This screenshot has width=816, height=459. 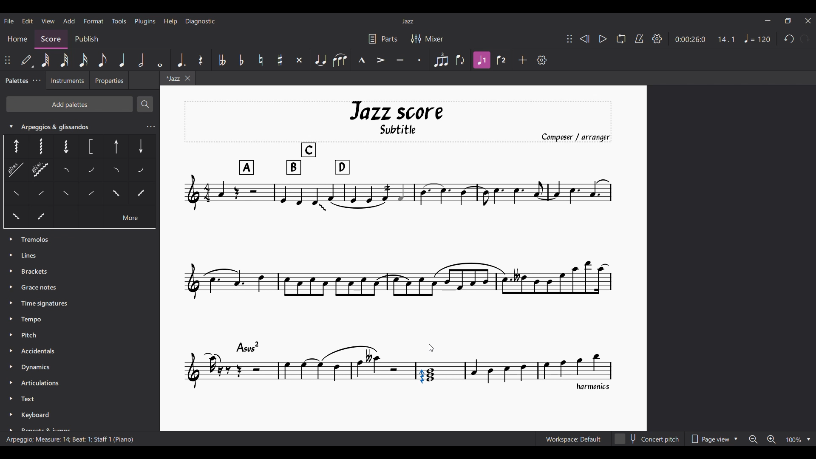 I want to click on , so click(x=142, y=195).